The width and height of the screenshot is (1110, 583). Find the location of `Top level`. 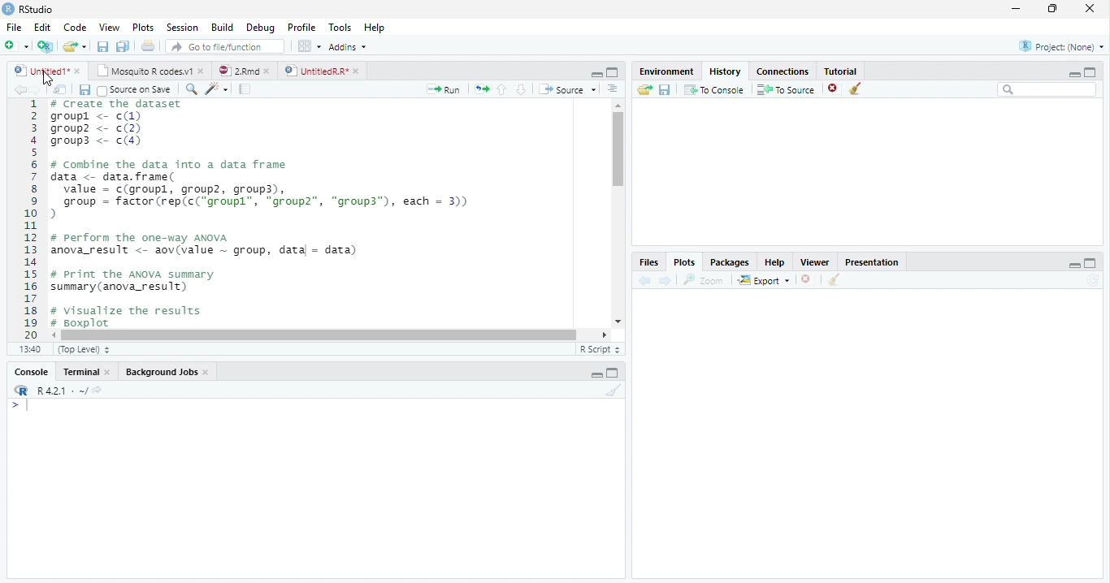

Top level is located at coordinates (87, 352).